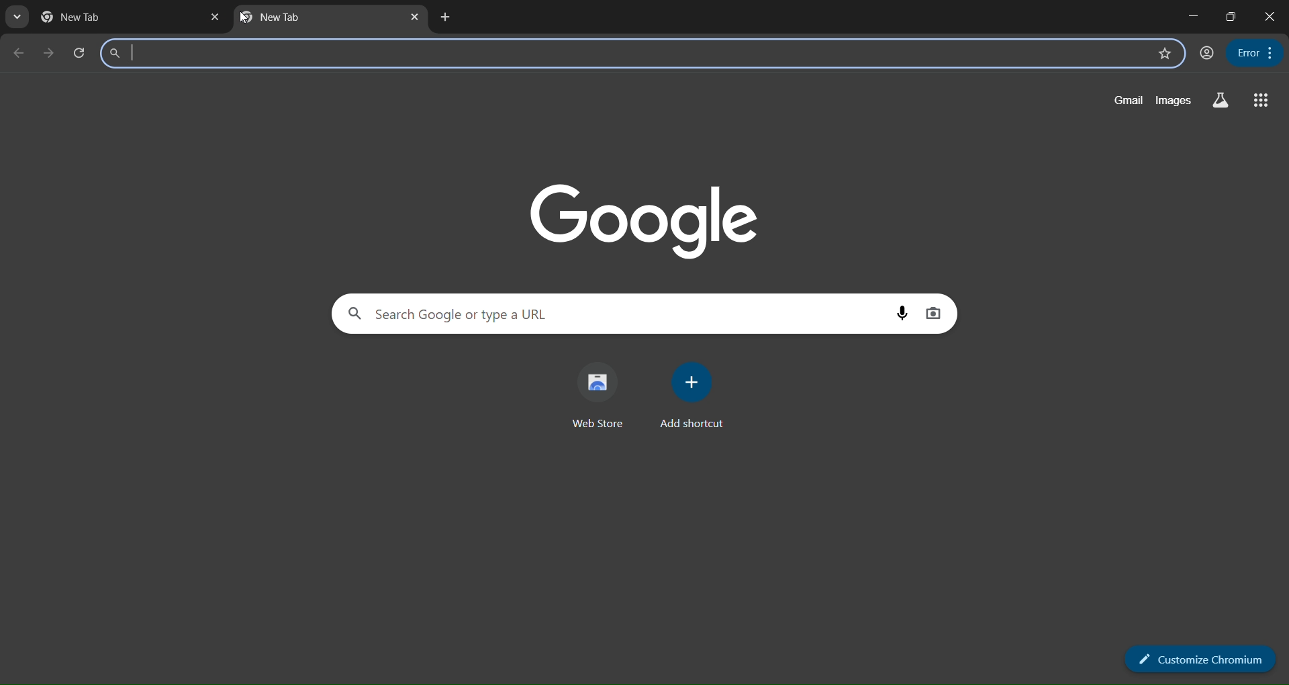  What do you see at coordinates (900, 312) in the screenshot?
I see `audio search` at bounding box center [900, 312].